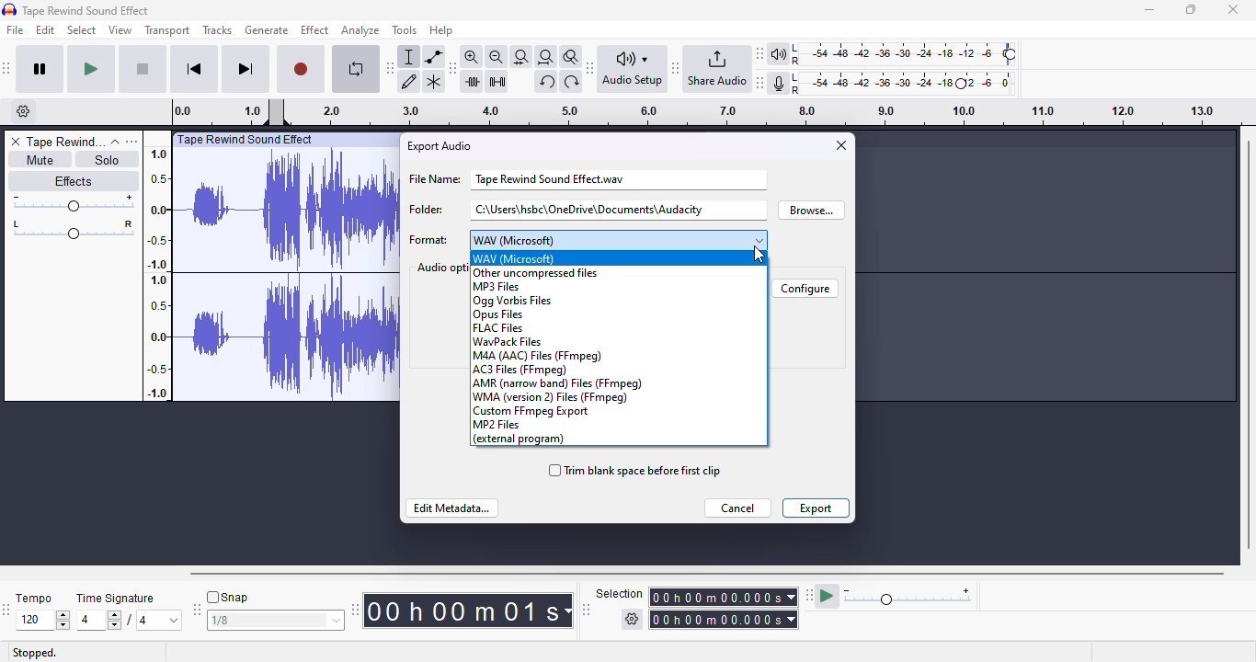  I want to click on timeline options, so click(24, 111).